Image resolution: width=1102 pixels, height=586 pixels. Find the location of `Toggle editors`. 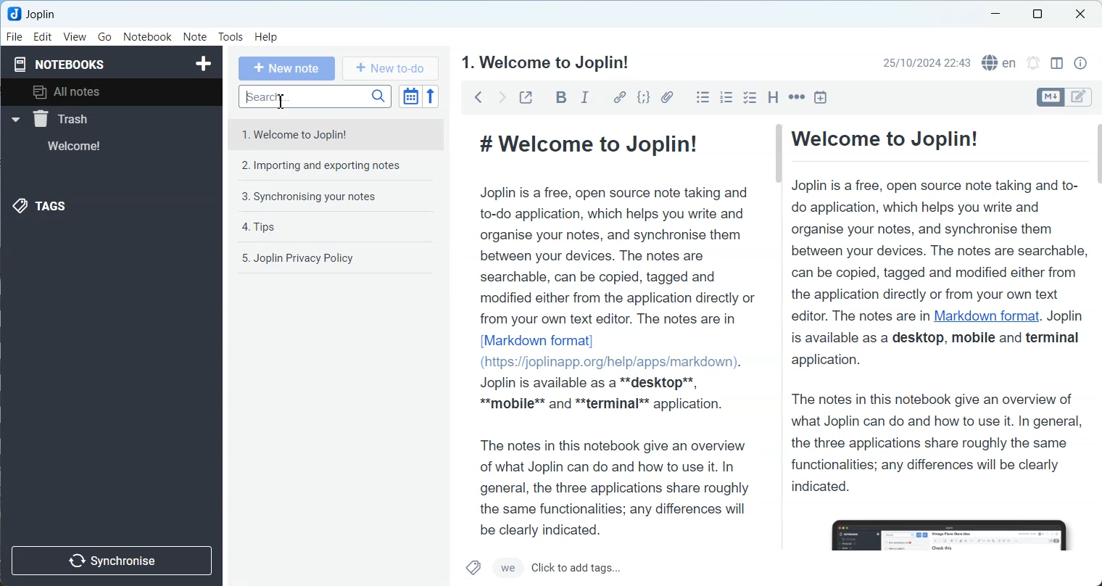

Toggle editors is located at coordinates (1049, 97).